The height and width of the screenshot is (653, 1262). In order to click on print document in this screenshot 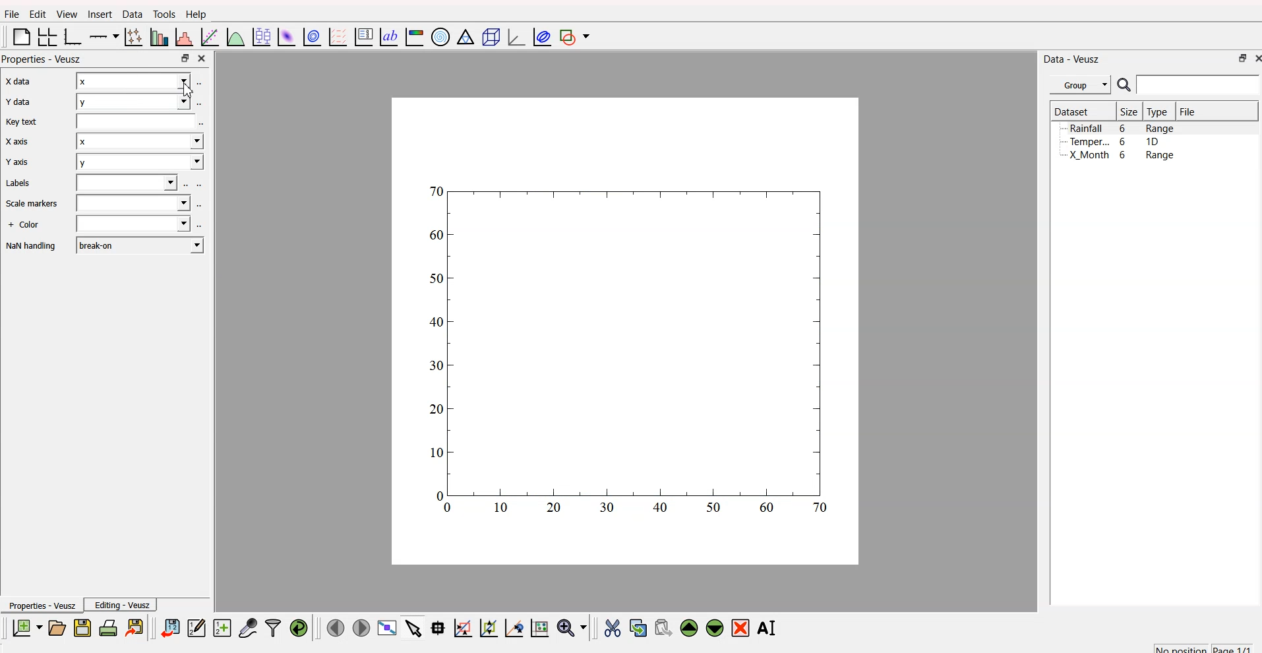, I will do `click(109, 627)`.